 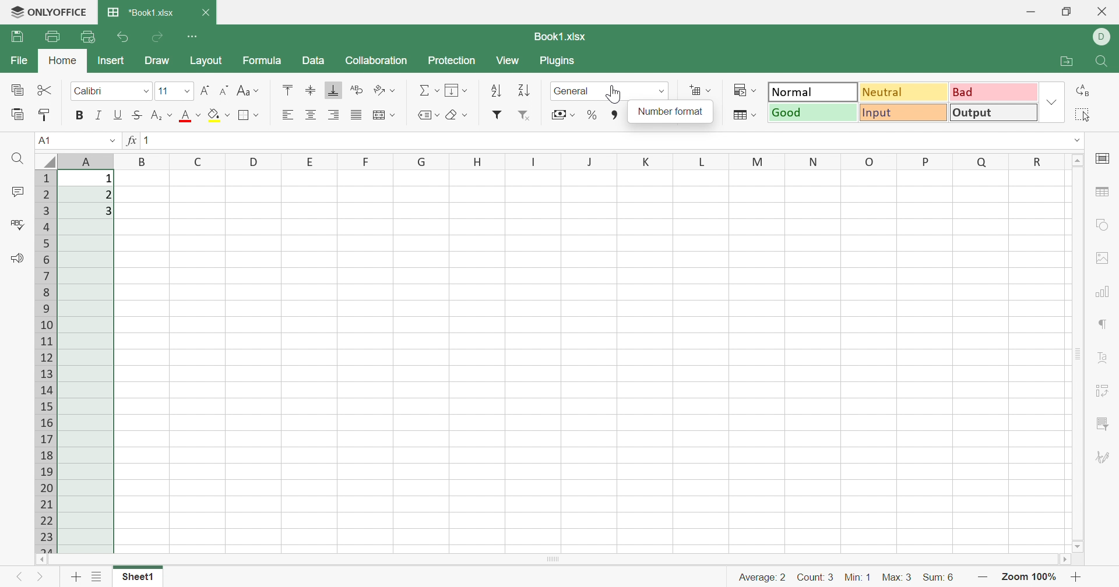 I want to click on Copy style, so click(x=44, y=115).